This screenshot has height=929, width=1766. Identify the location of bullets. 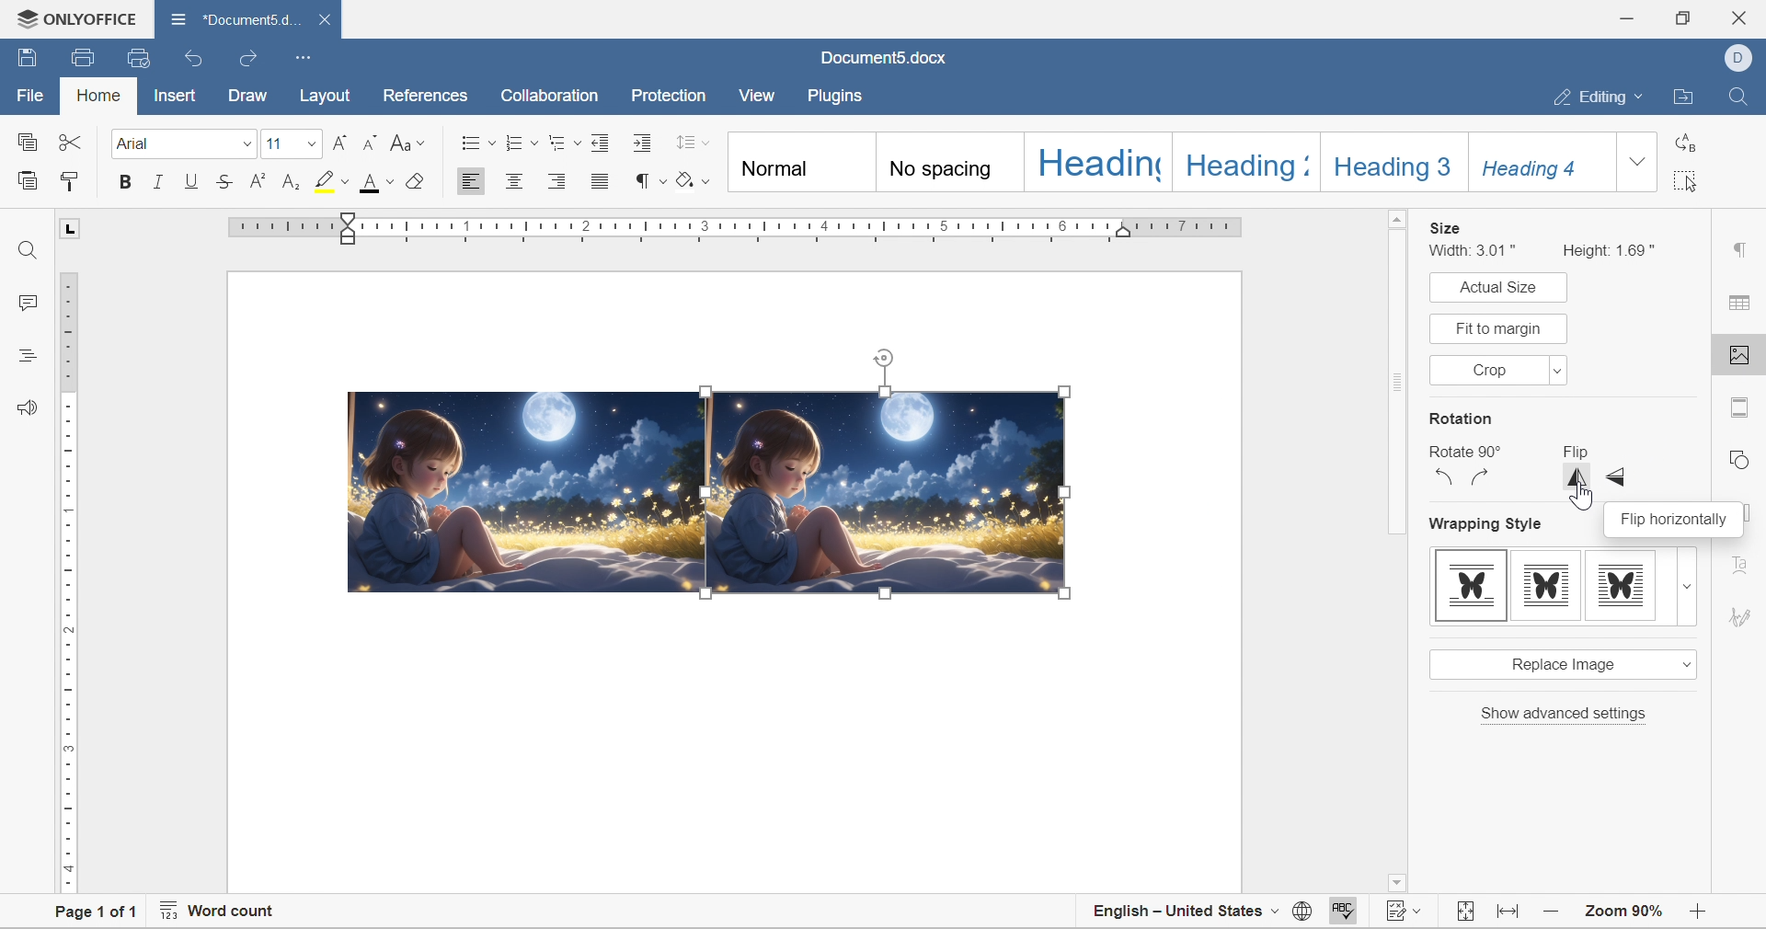
(478, 141).